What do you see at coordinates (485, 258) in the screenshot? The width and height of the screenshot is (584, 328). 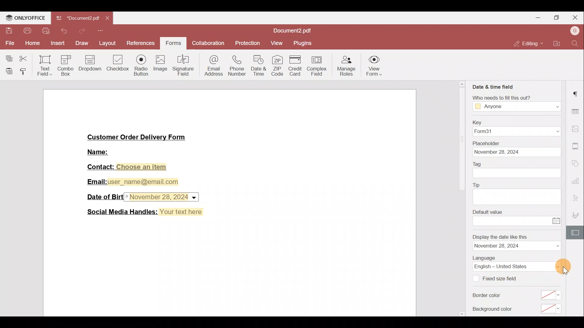 I see `Language` at bounding box center [485, 258].